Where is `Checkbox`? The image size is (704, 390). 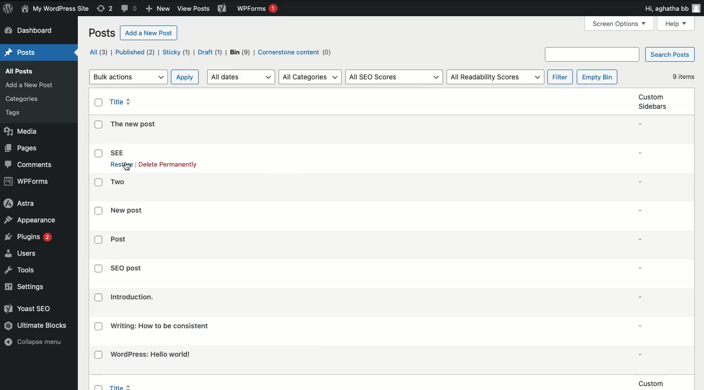 Checkbox is located at coordinates (99, 124).